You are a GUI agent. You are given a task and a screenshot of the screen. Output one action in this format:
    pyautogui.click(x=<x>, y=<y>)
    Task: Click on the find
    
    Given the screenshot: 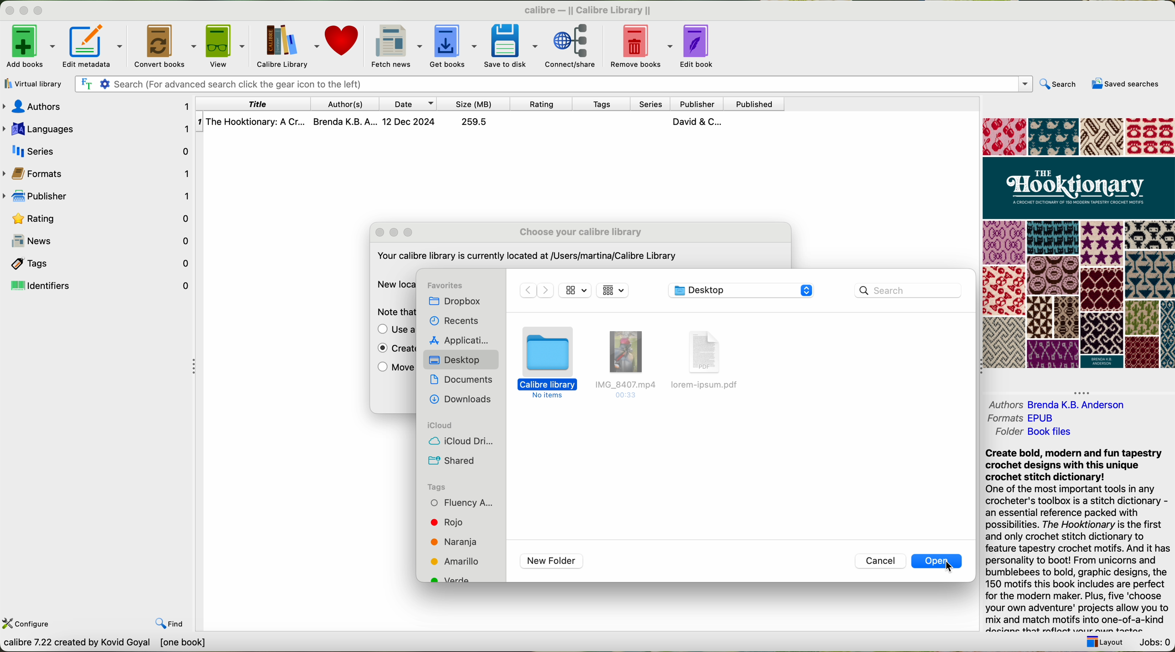 What is the action you would take?
    pyautogui.click(x=169, y=623)
    